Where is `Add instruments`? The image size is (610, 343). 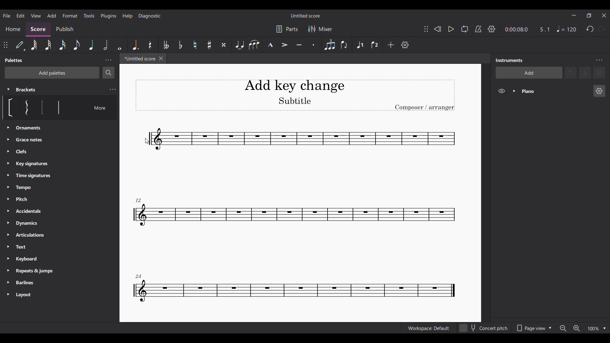 Add instruments is located at coordinates (529, 72).